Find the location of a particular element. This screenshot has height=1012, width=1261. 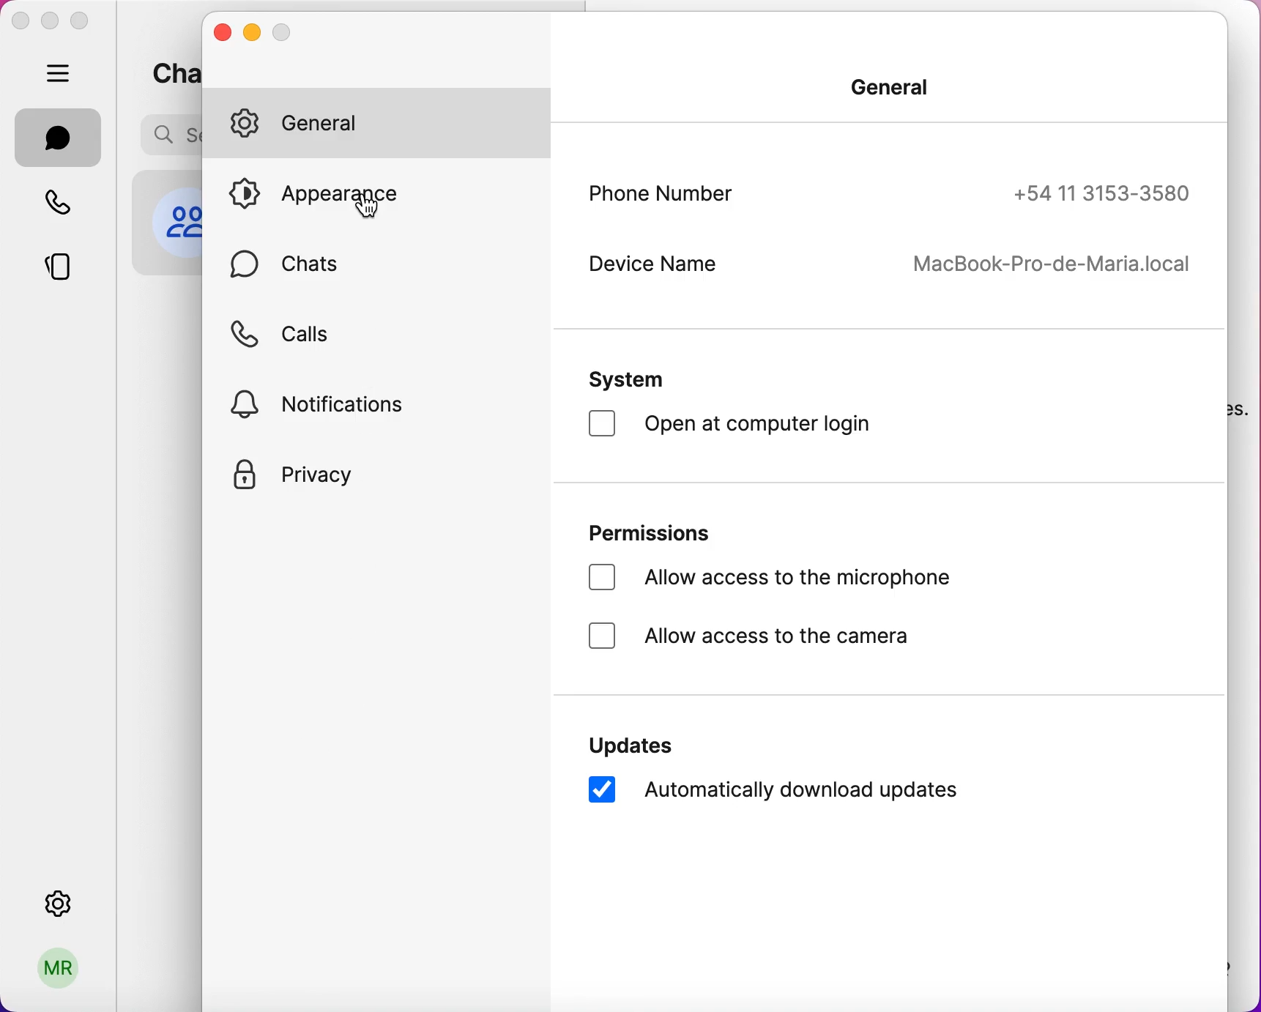

general is located at coordinates (378, 124).